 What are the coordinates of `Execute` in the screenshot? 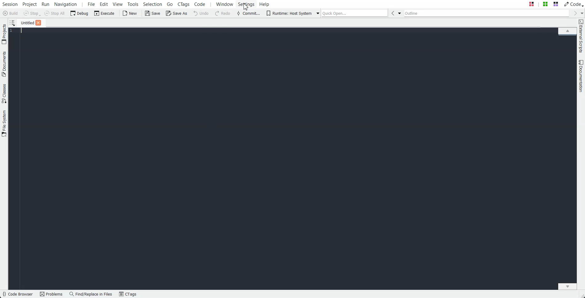 It's located at (104, 13).